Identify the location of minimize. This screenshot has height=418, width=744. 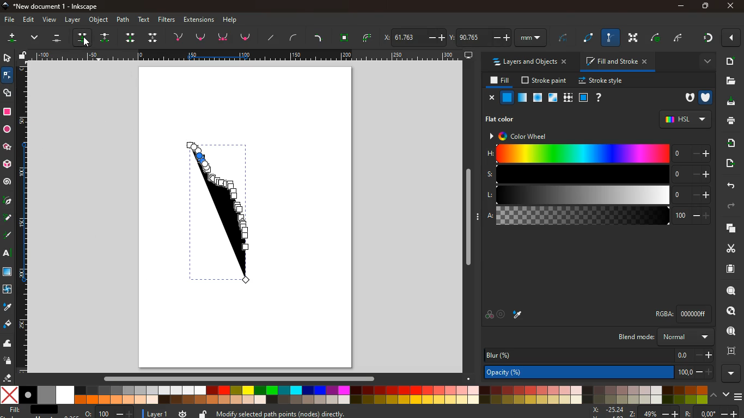
(681, 7).